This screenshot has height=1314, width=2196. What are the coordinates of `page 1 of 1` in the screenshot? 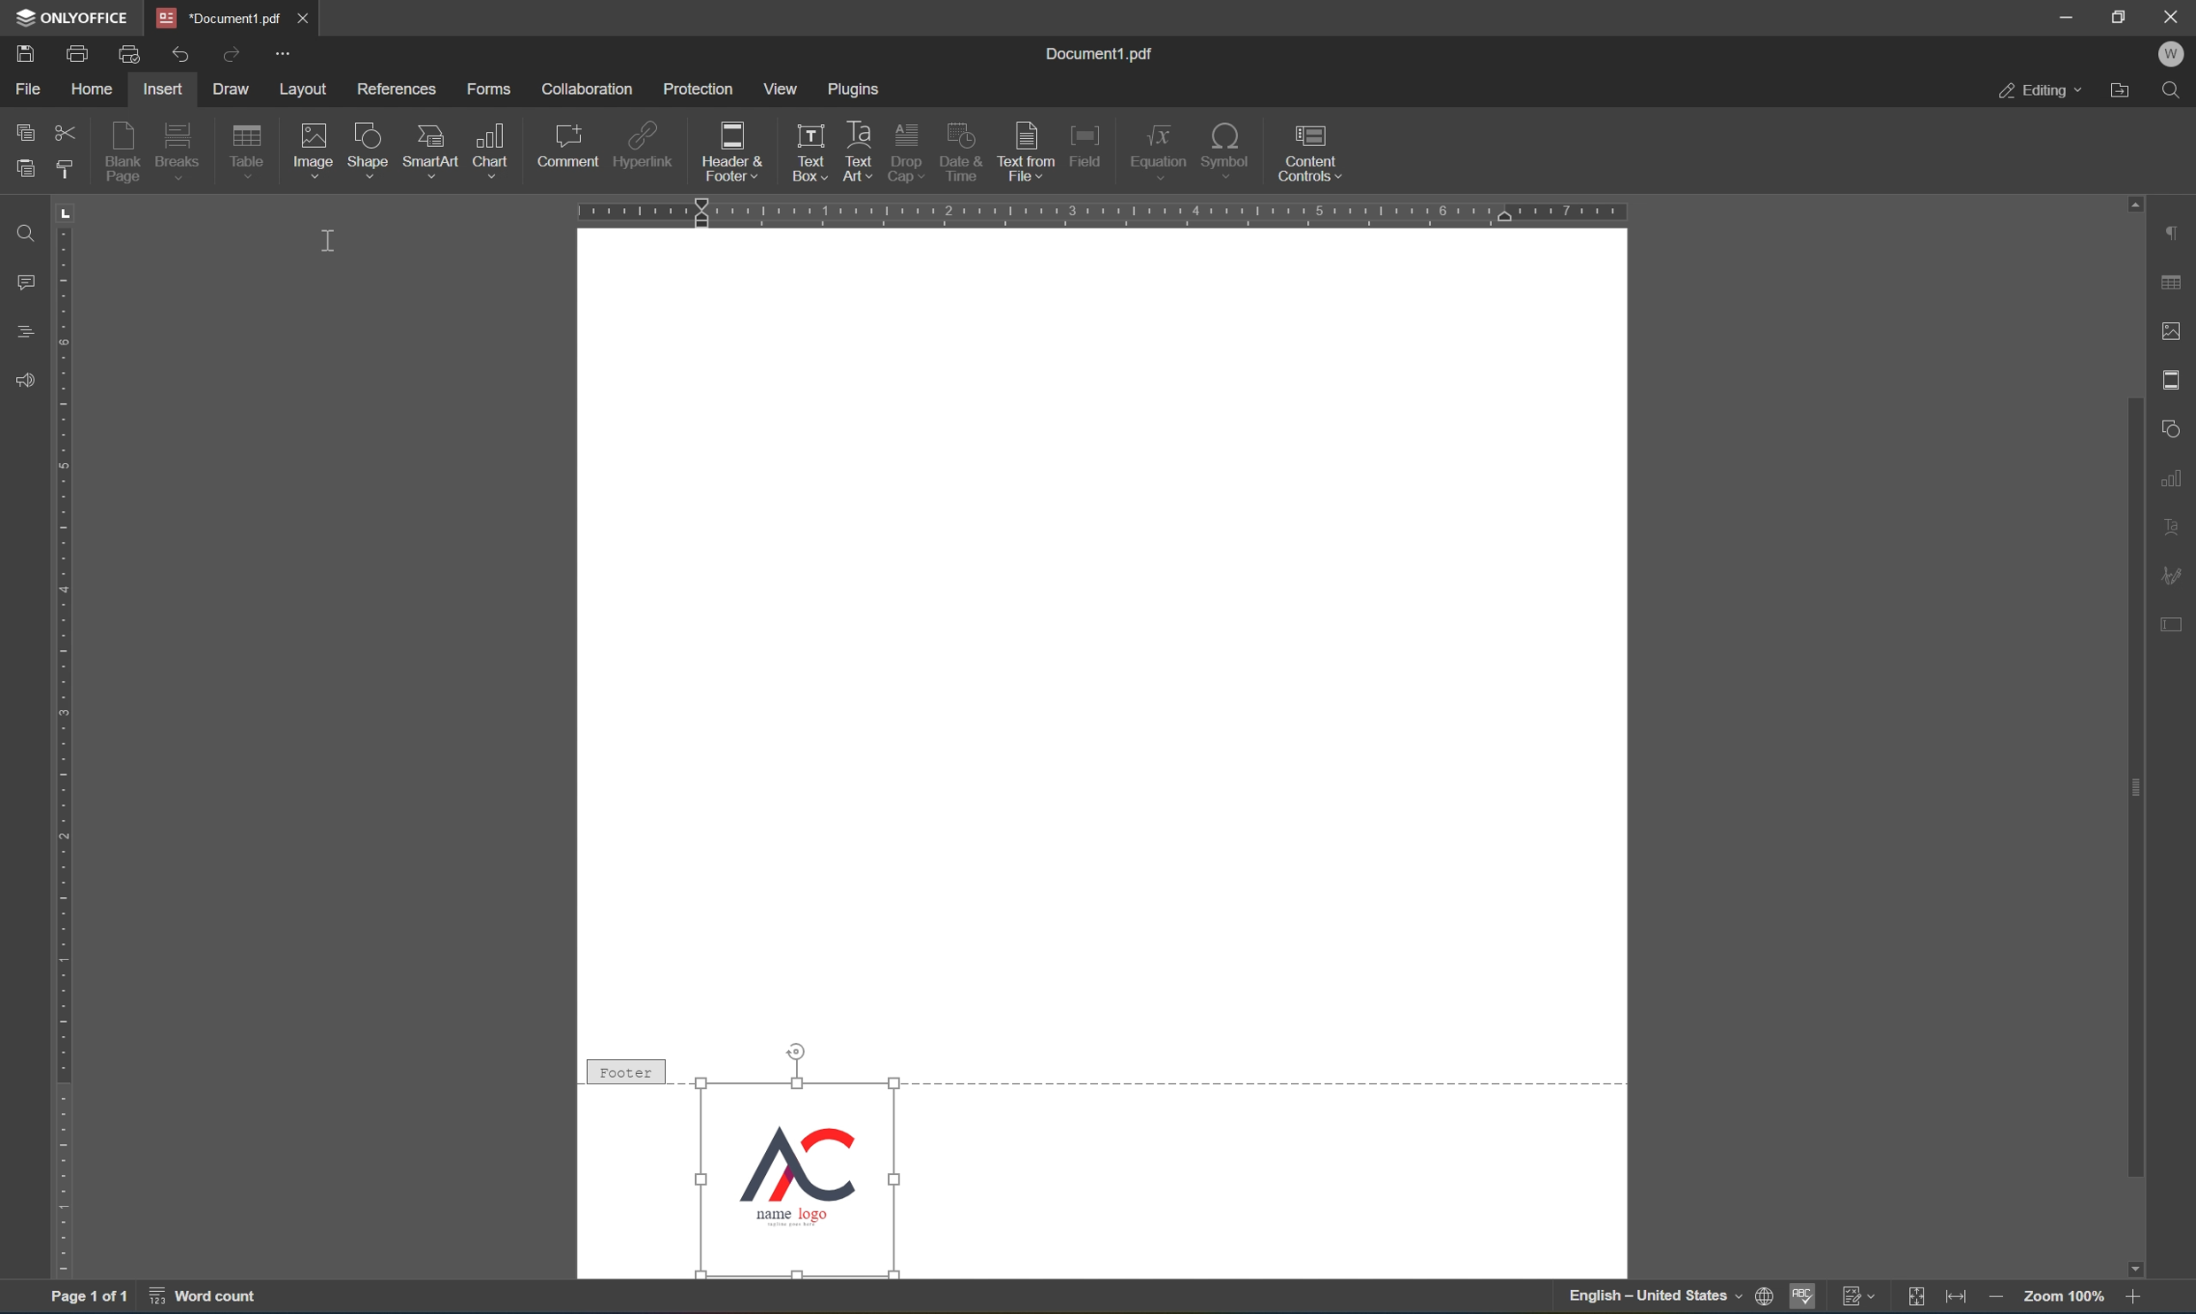 It's located at (92, 1293).